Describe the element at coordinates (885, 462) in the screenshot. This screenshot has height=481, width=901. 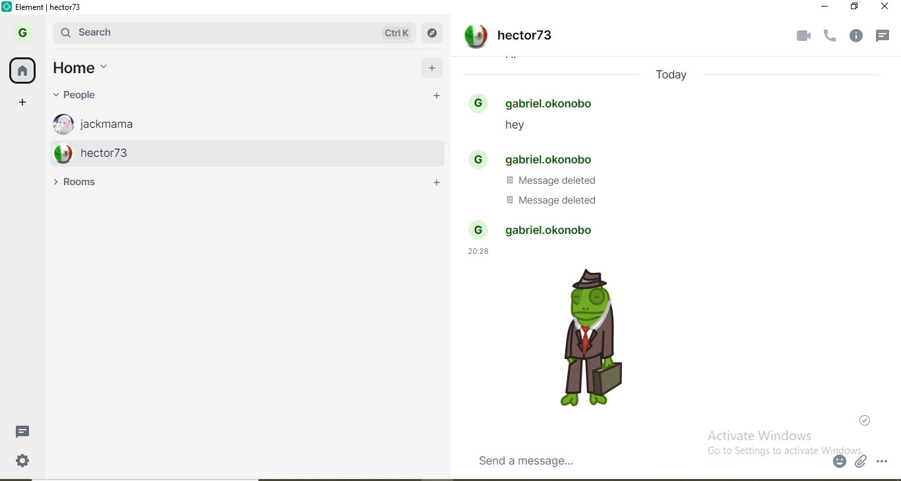
I see `option` at that location.